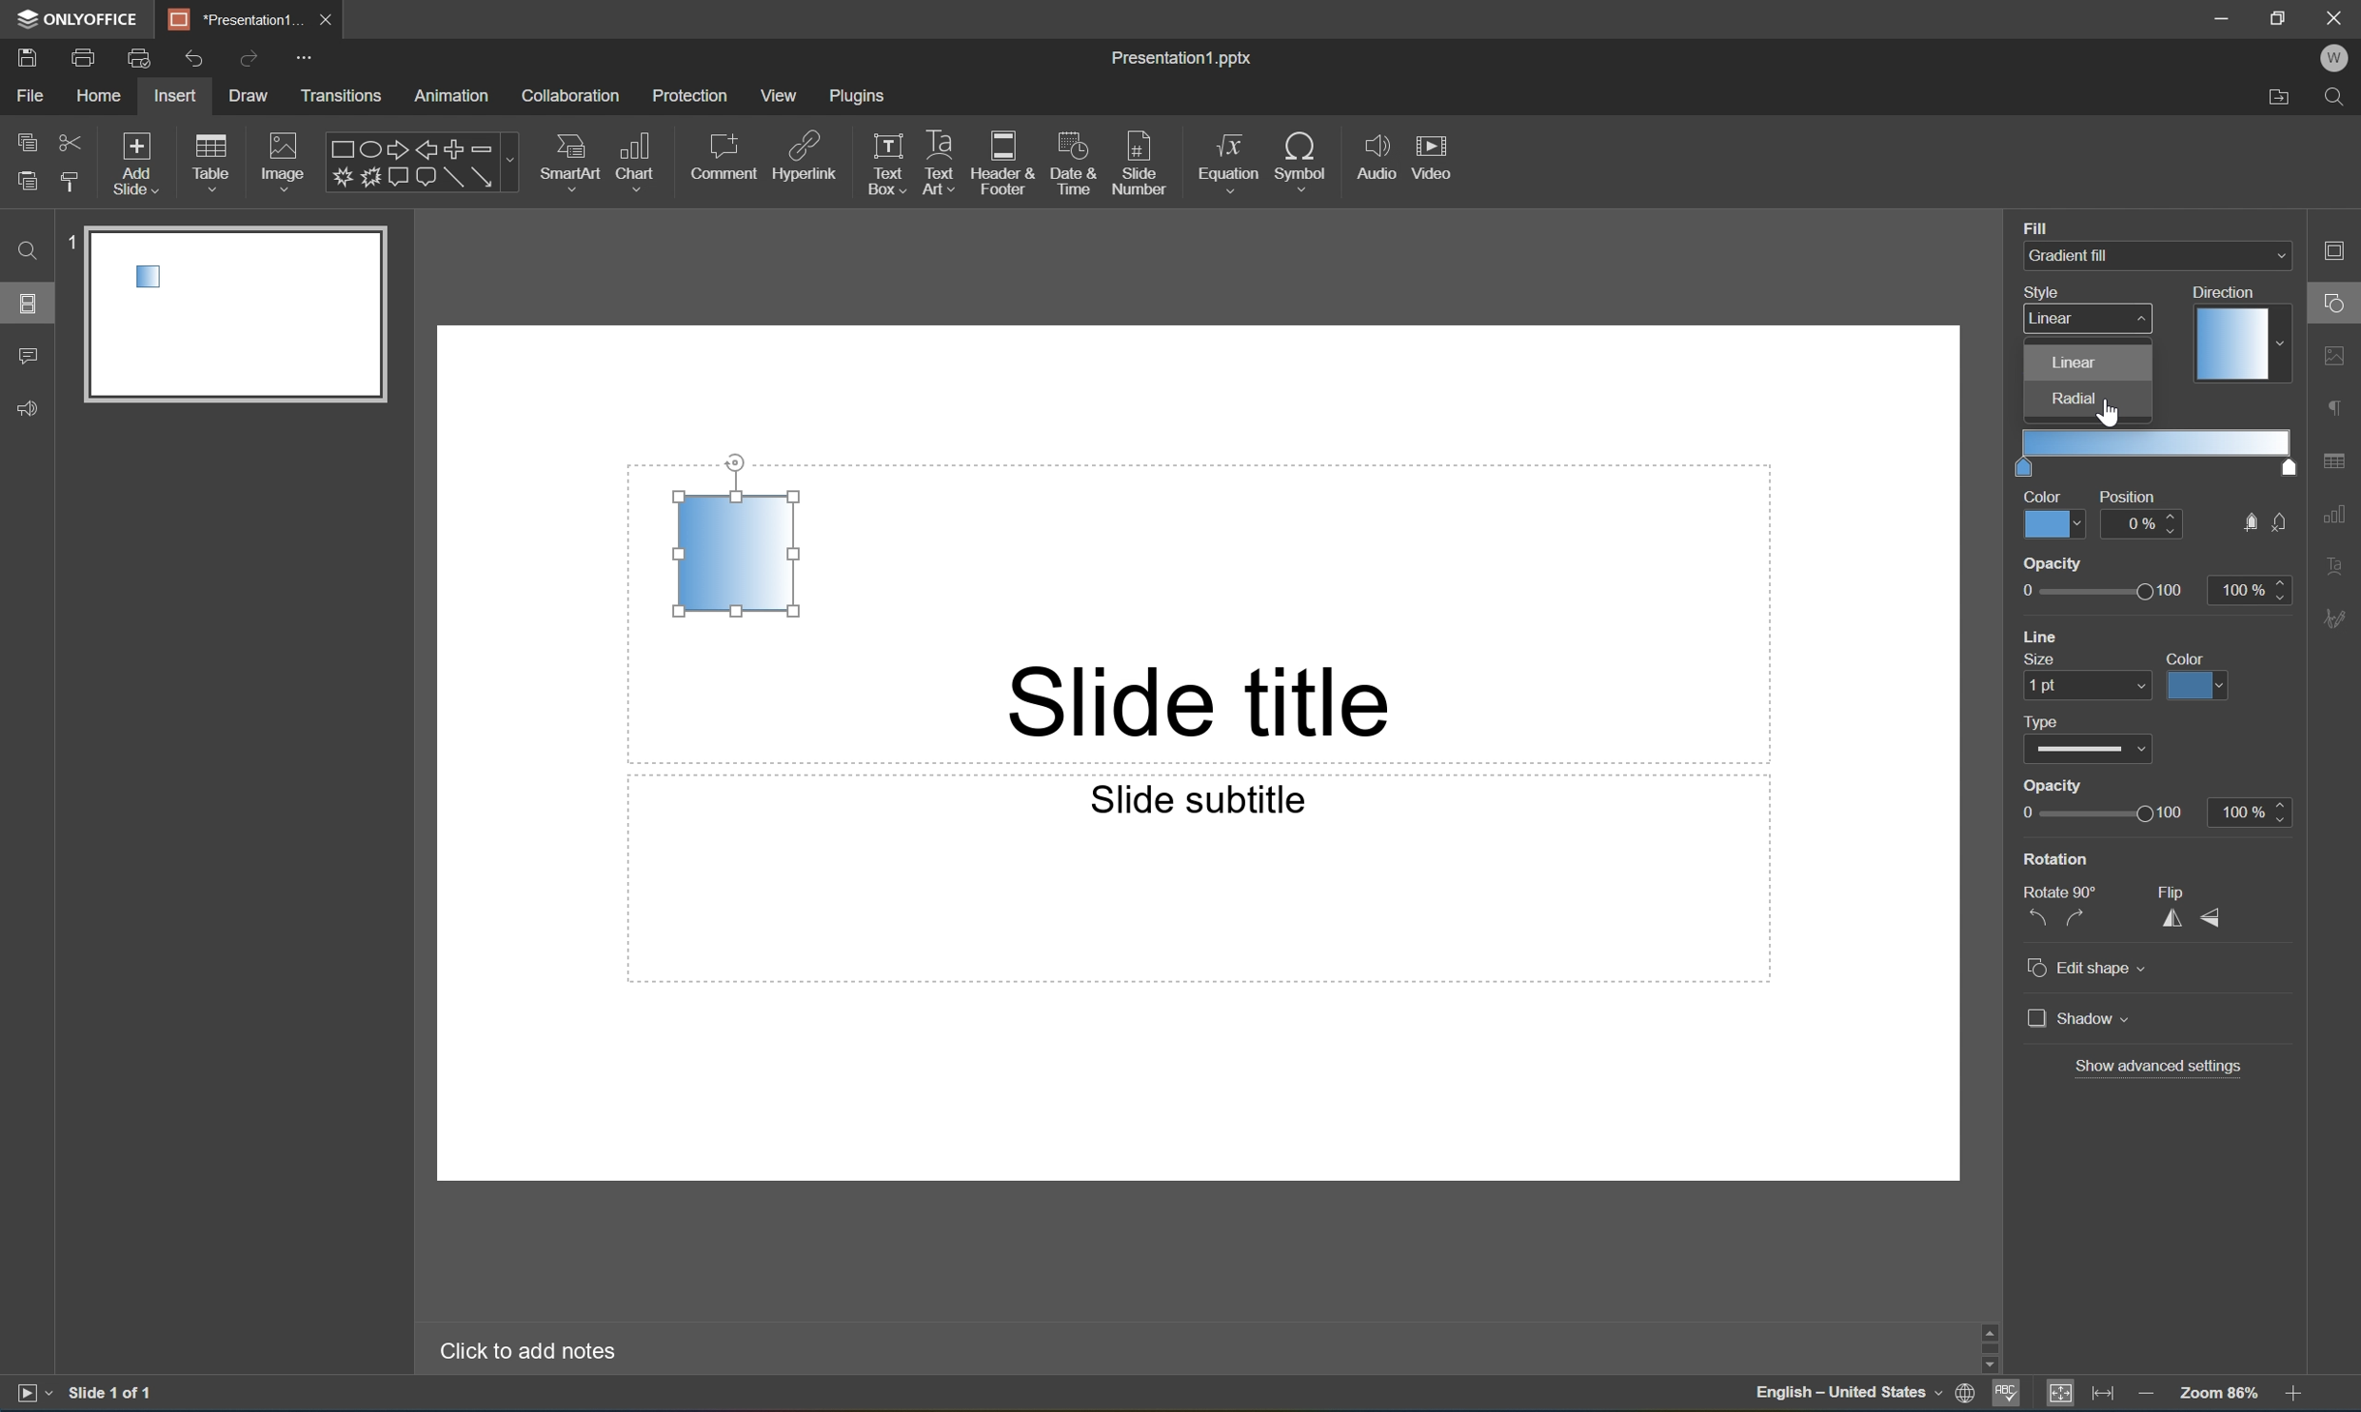 This screenshot has height=1412, width=2361. What do you see at coordinates (2006, 1395) in the screenshot?
I see `Spell checking` at bounding box center [2006, 1395].